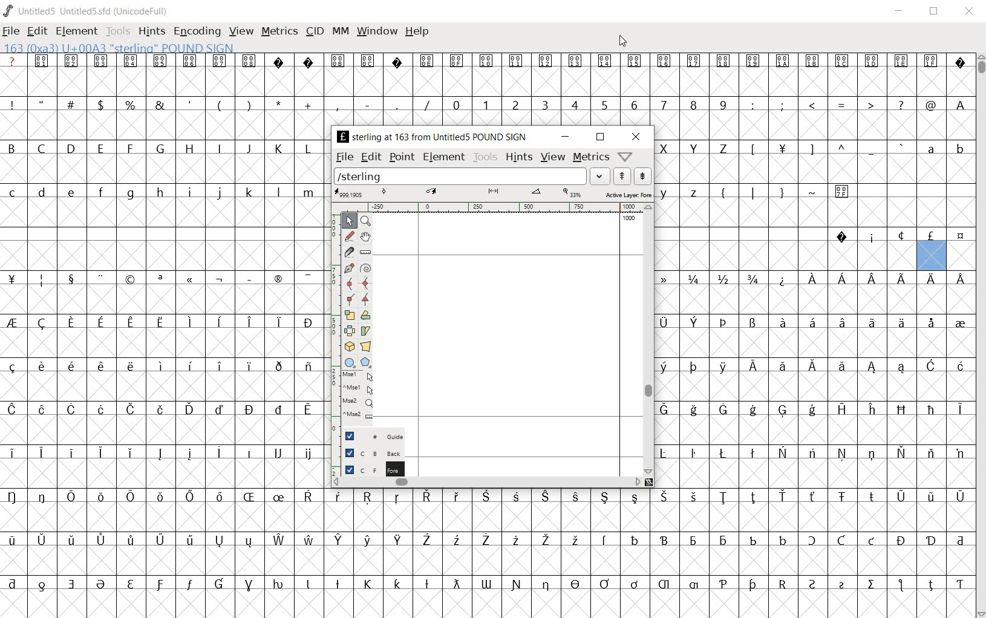 This screenshot has height=618, width=986. What do you see at coordinates (42, 408) in the screenshot?
I see `Symbol` at bounding box center [42, 408].